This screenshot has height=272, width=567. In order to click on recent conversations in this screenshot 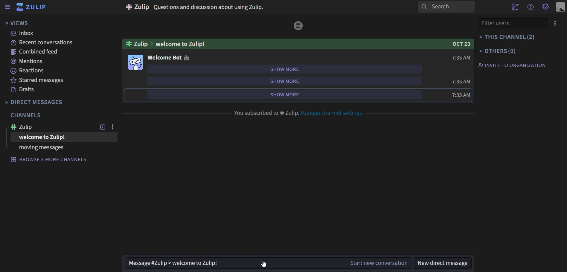, I will do `click(42, 43)`.